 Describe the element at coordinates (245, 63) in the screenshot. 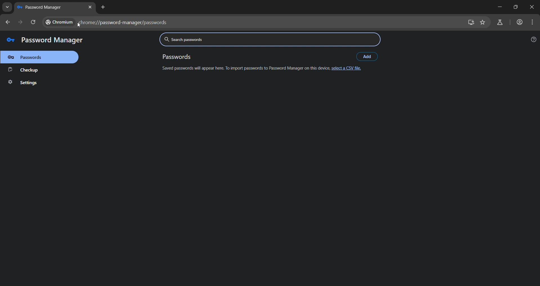

I see `PasswordsSaved passwords will appear here. To import passwords to Password Manager on this device` at that location.